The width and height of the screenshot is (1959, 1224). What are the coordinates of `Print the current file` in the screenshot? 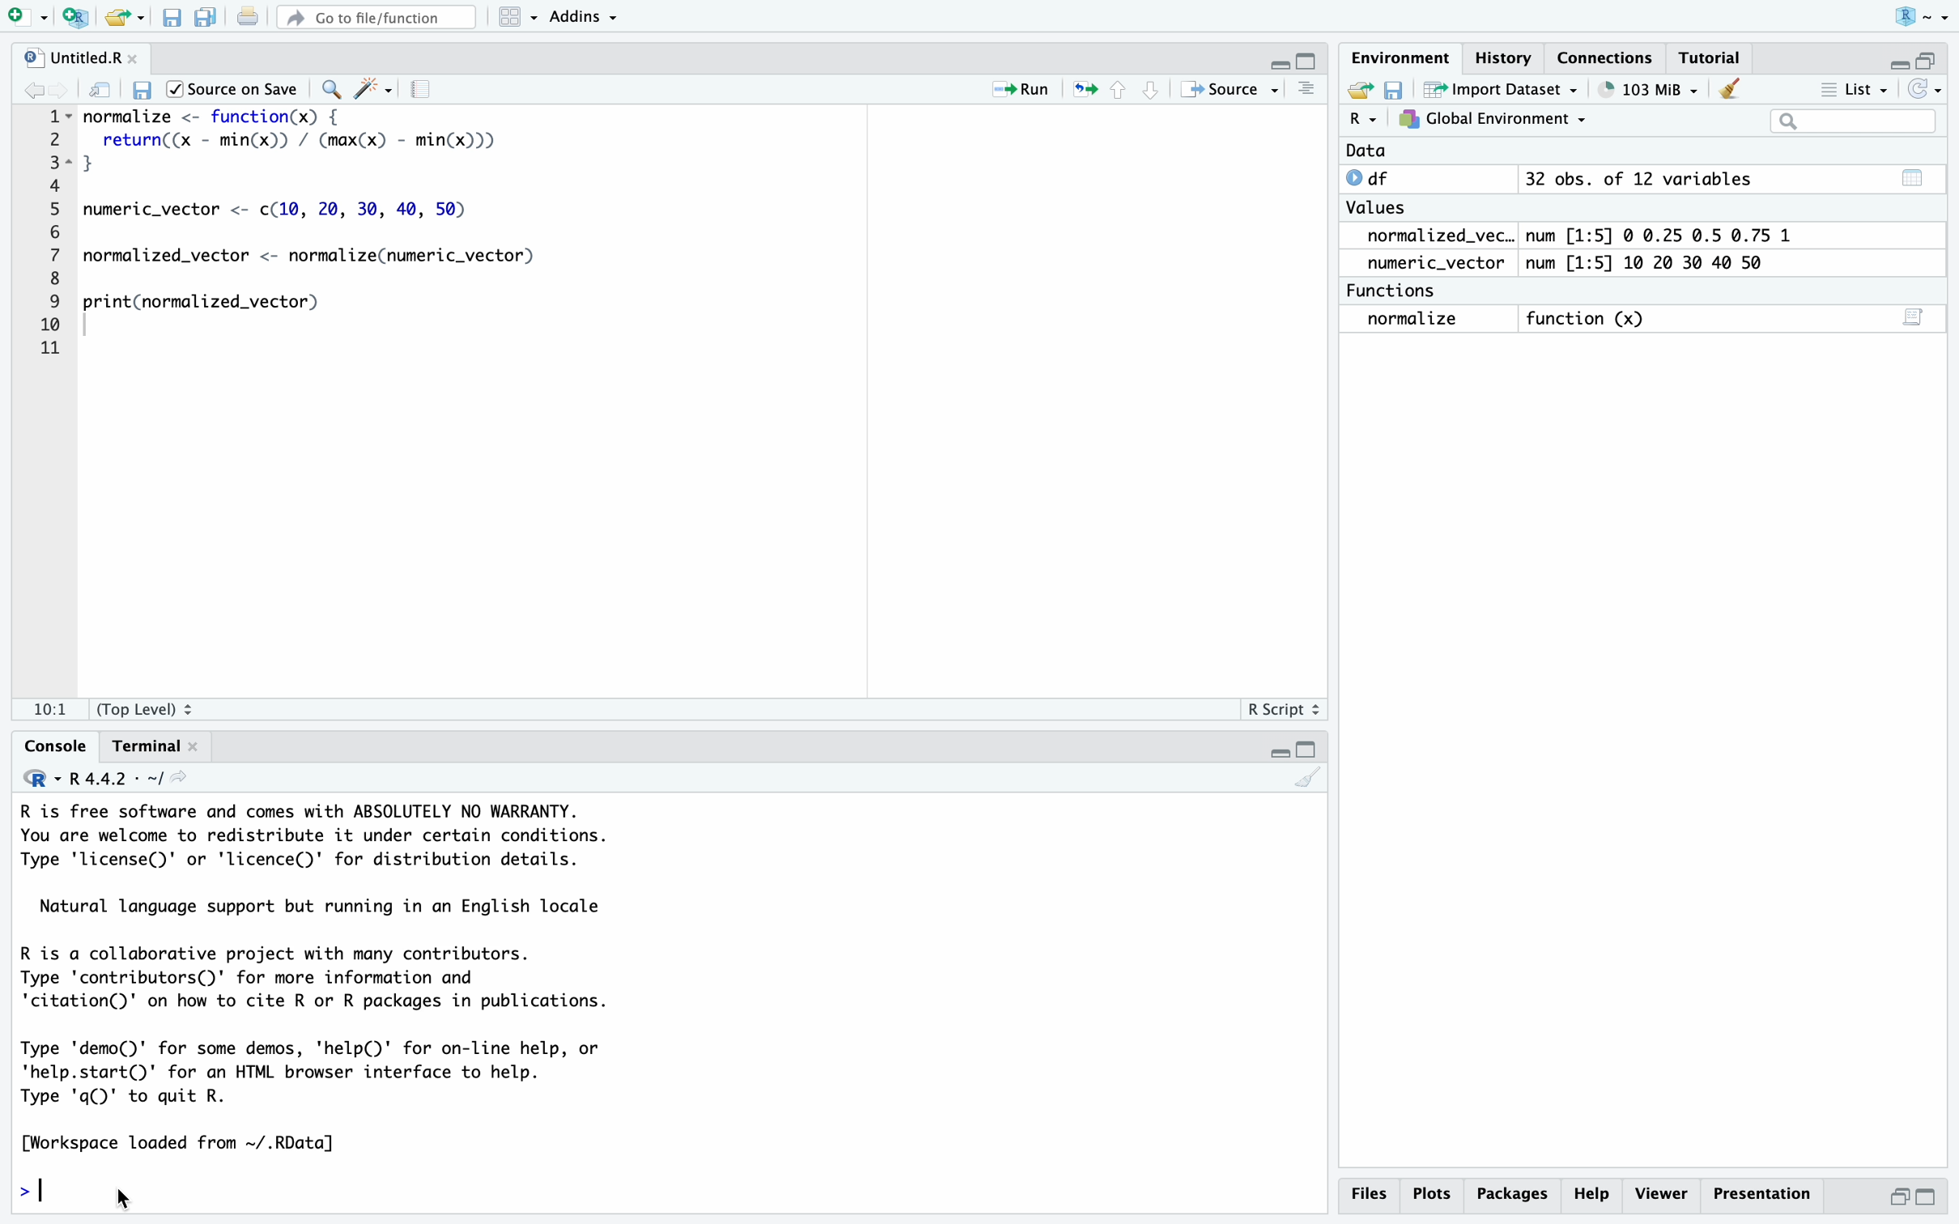 It's located at (248, 19).